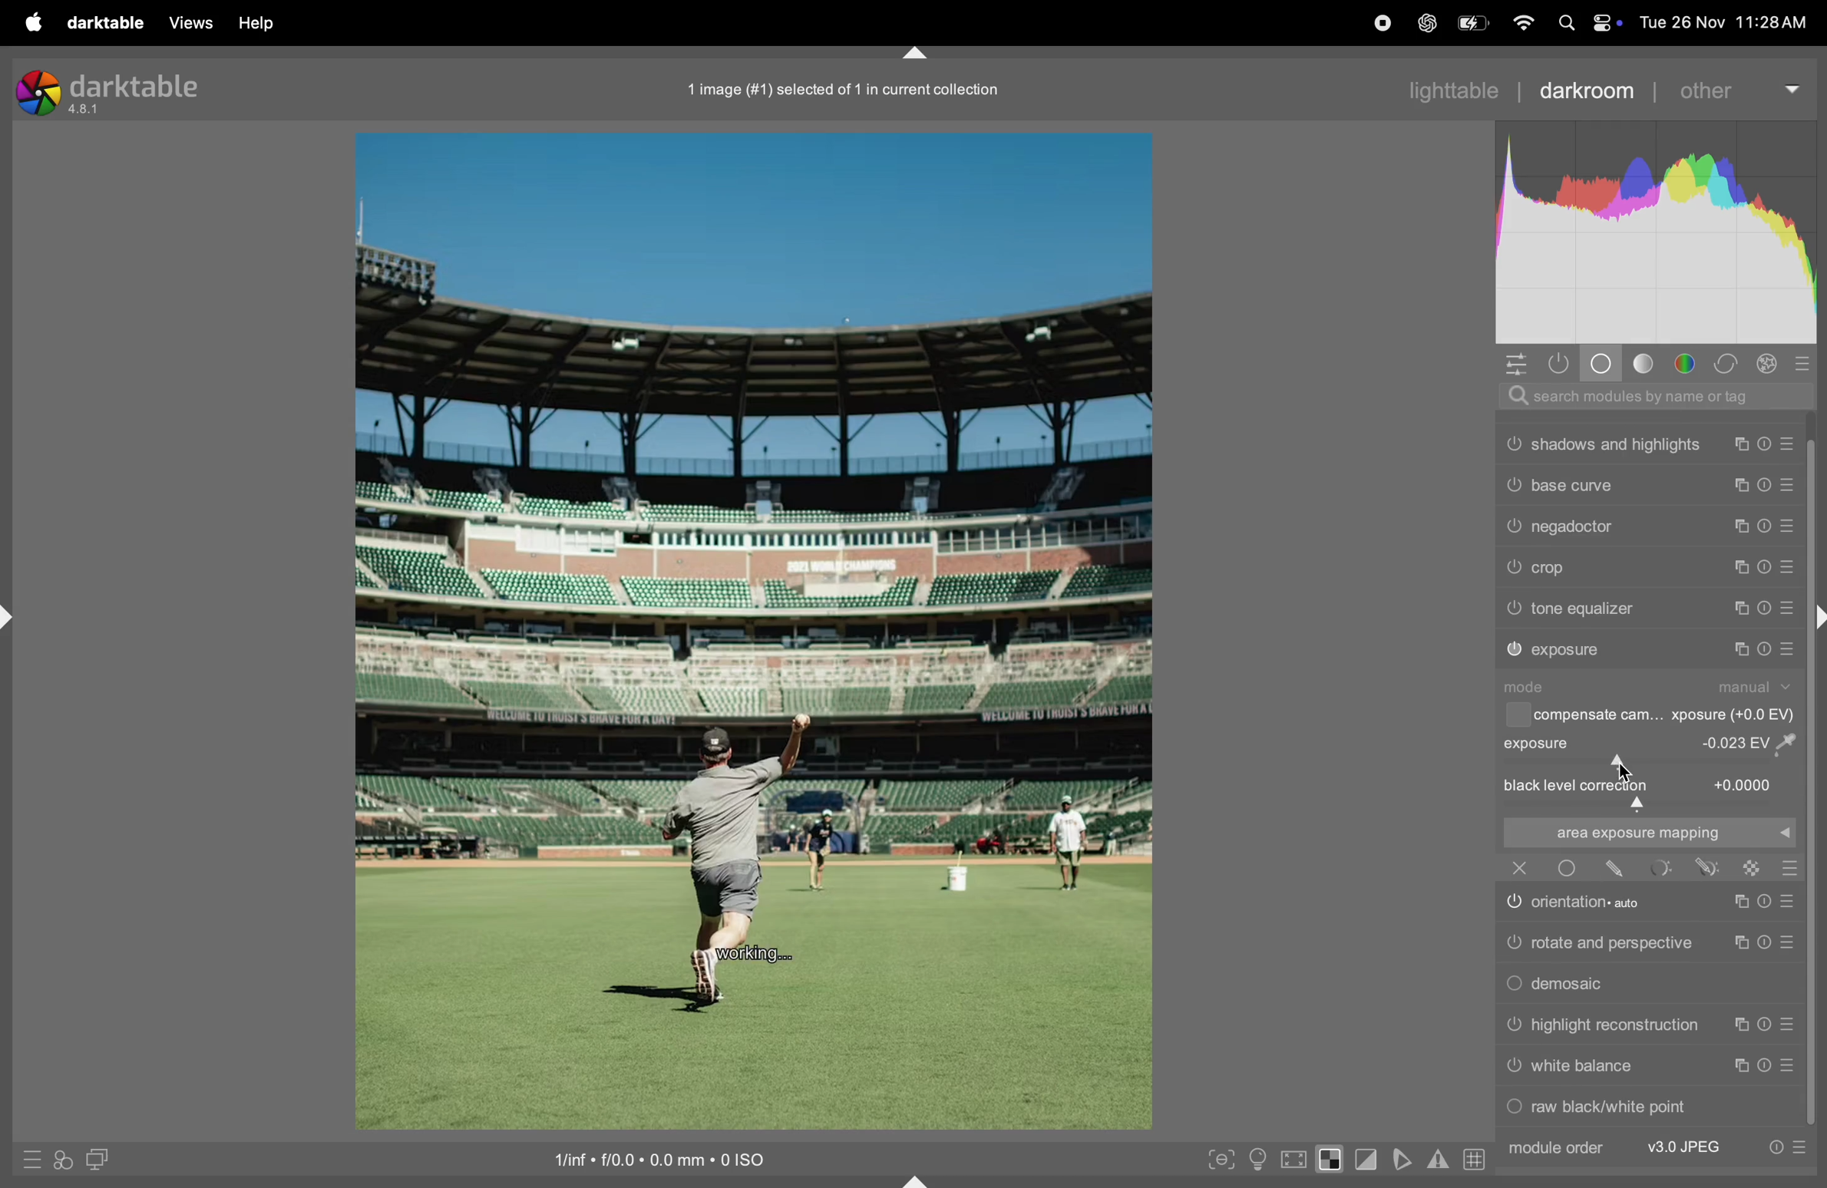 Image resolution: width=1827 pixels, height=1188 pixels. I want to click on quick access, so click(63, 1161).